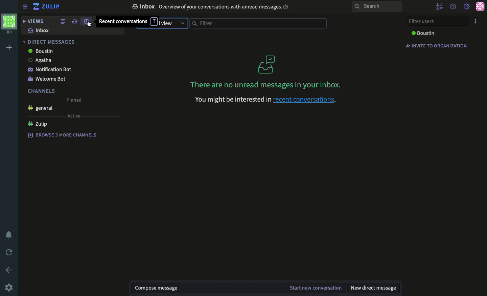  I want to click on options, so click(476, 21).